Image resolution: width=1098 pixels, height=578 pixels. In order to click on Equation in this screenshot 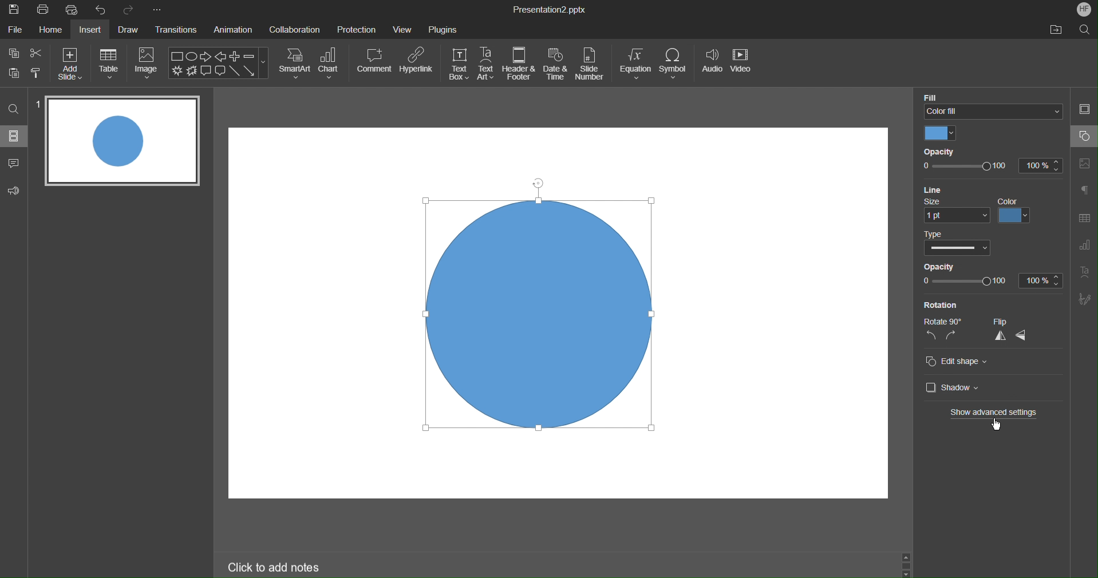, I will do `click(635, 64)`.